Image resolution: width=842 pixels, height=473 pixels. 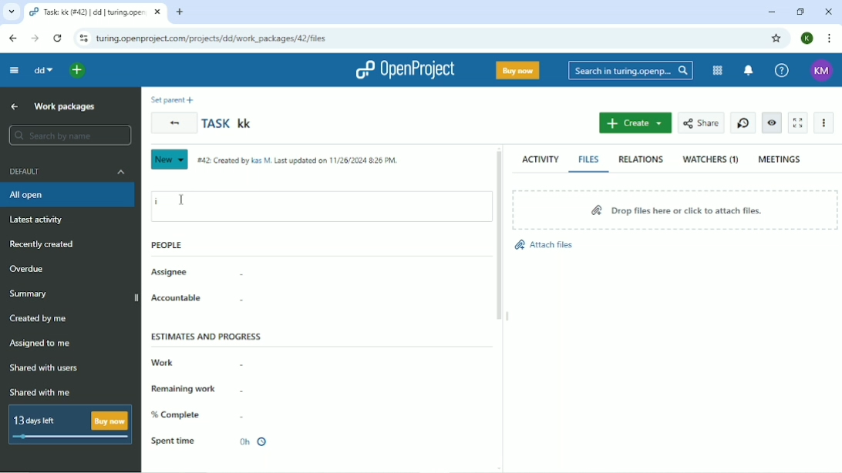 I want to click on Collapse project menu, so click(x=15, y=70).